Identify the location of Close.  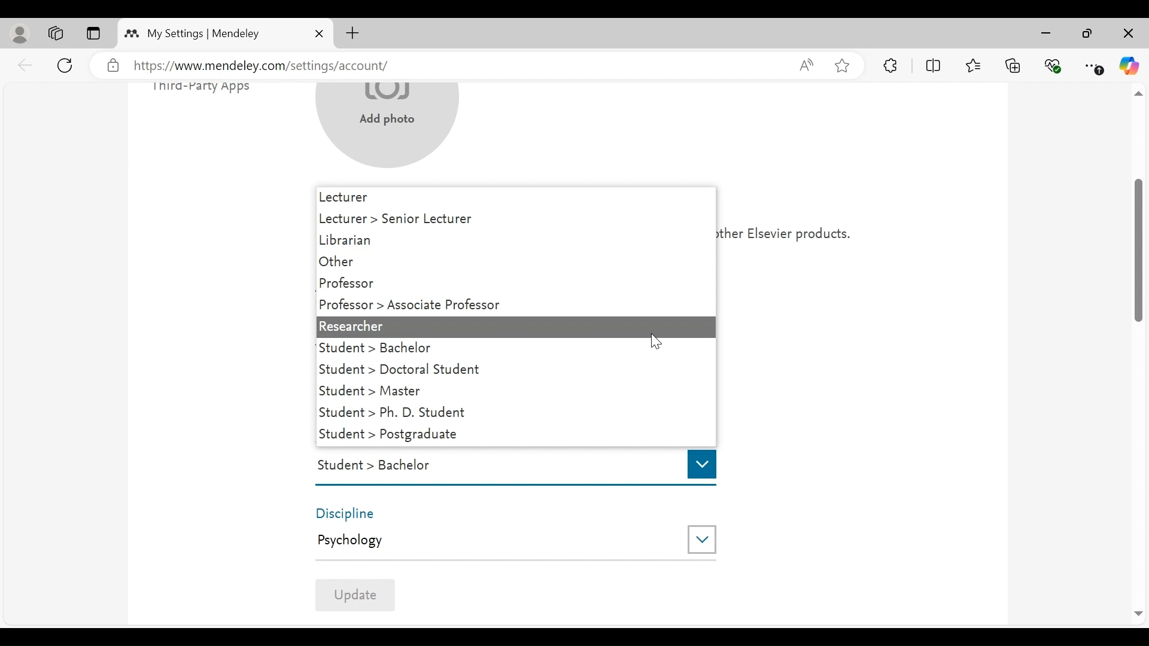
(319, 33).